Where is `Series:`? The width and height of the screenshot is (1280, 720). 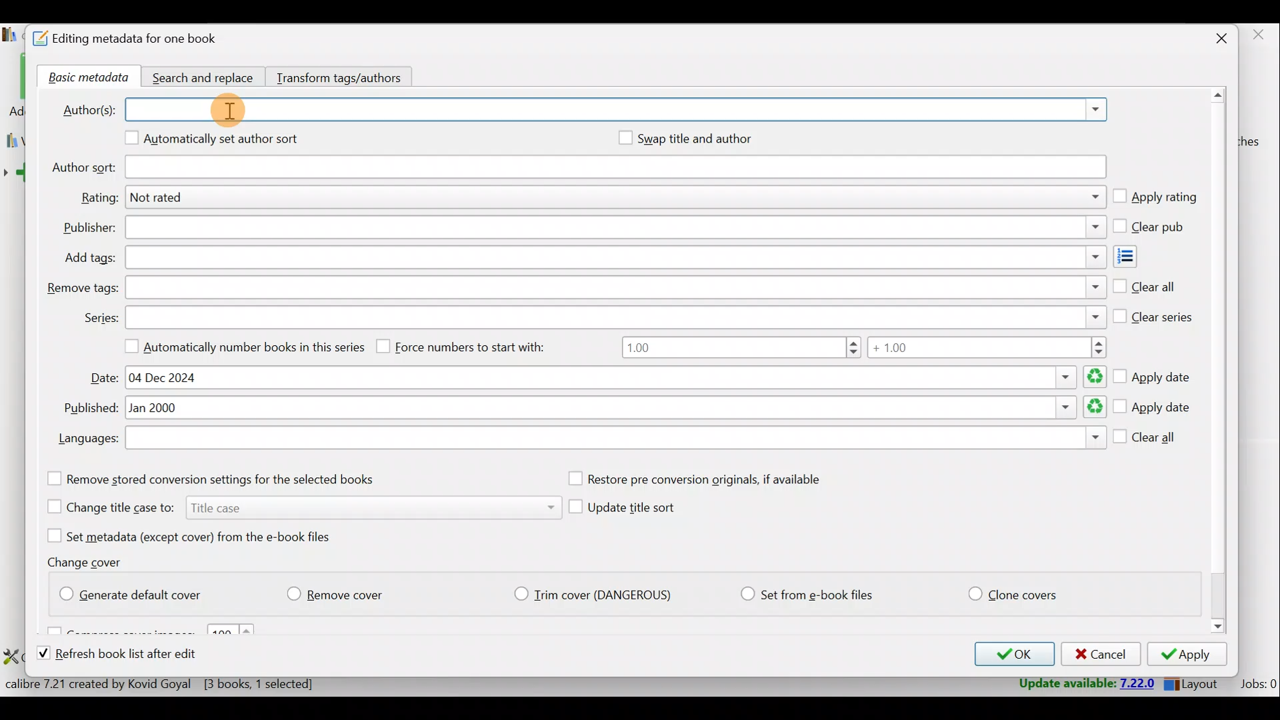
Series: is located at coordinates (100, 318).